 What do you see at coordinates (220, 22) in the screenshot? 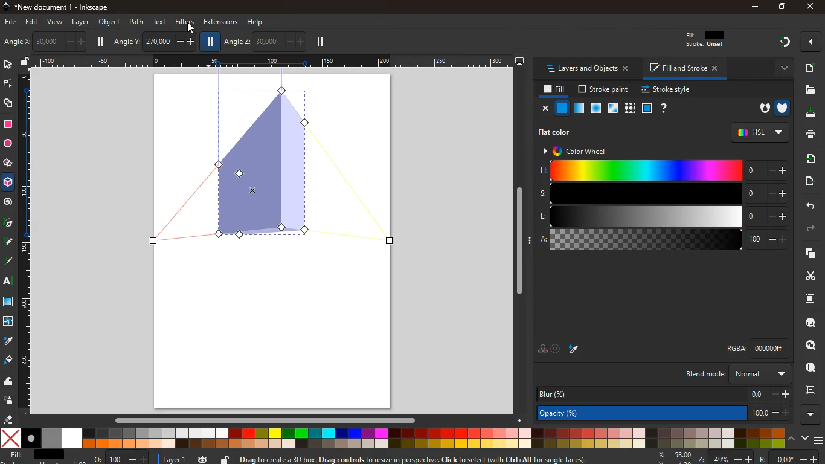
I see `extensions` at bounding box center [220, 22].